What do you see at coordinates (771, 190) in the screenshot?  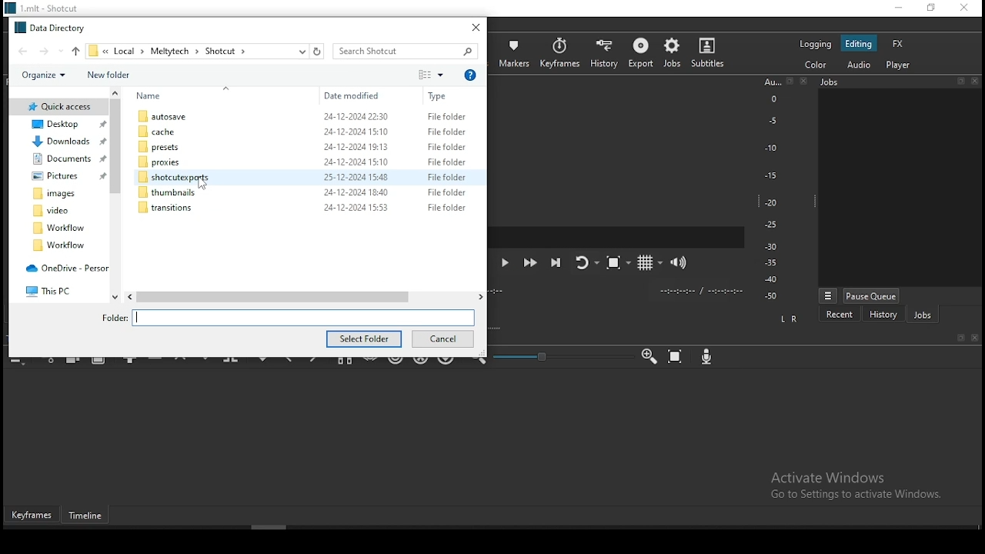 I see `scale` at bounding box center [771, 190].